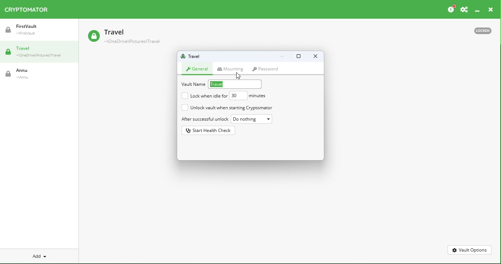 This screenshot has width=501, height=264. I want to click on Cryptomator icon, so click(30, 10).